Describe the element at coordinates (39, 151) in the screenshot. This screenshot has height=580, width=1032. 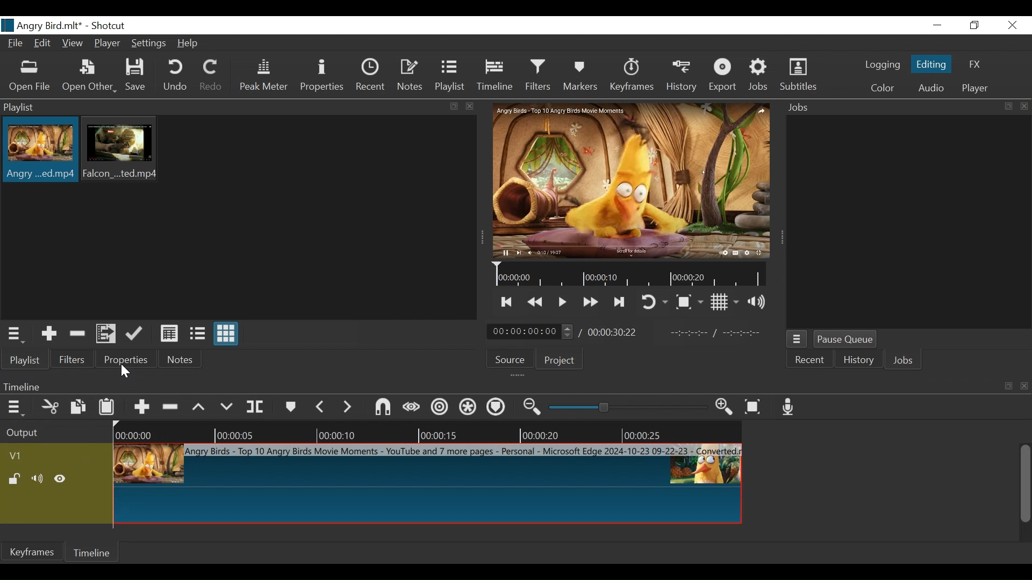
I see `Clip` at that location.